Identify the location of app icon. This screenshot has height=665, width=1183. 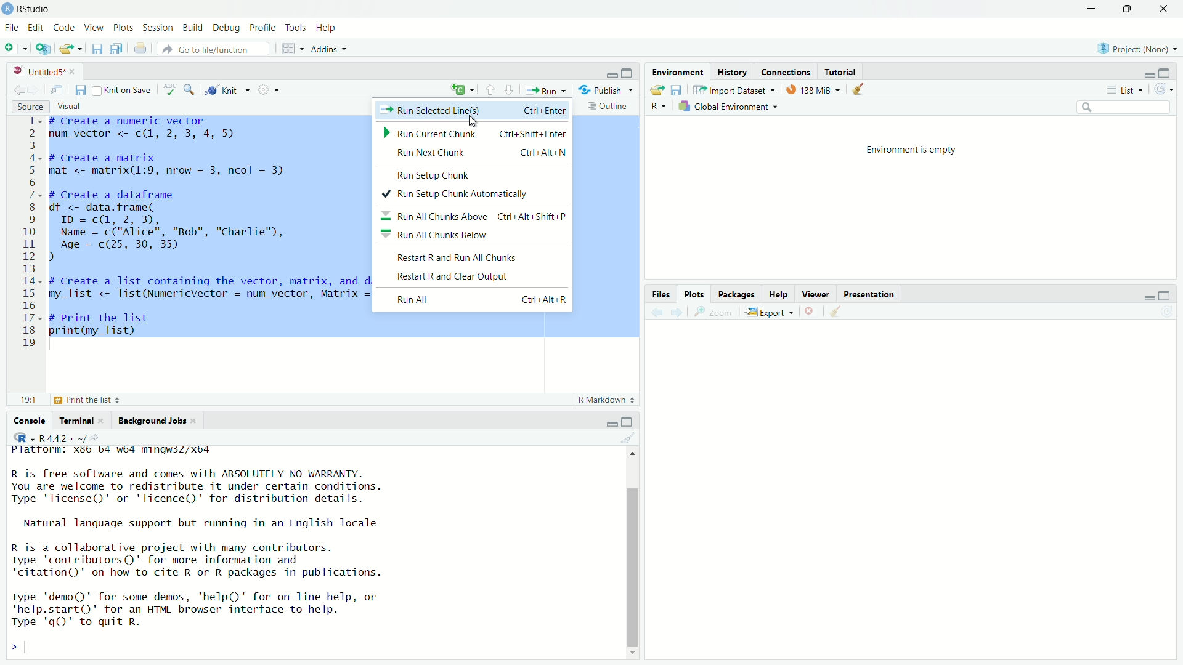
(8, 8).